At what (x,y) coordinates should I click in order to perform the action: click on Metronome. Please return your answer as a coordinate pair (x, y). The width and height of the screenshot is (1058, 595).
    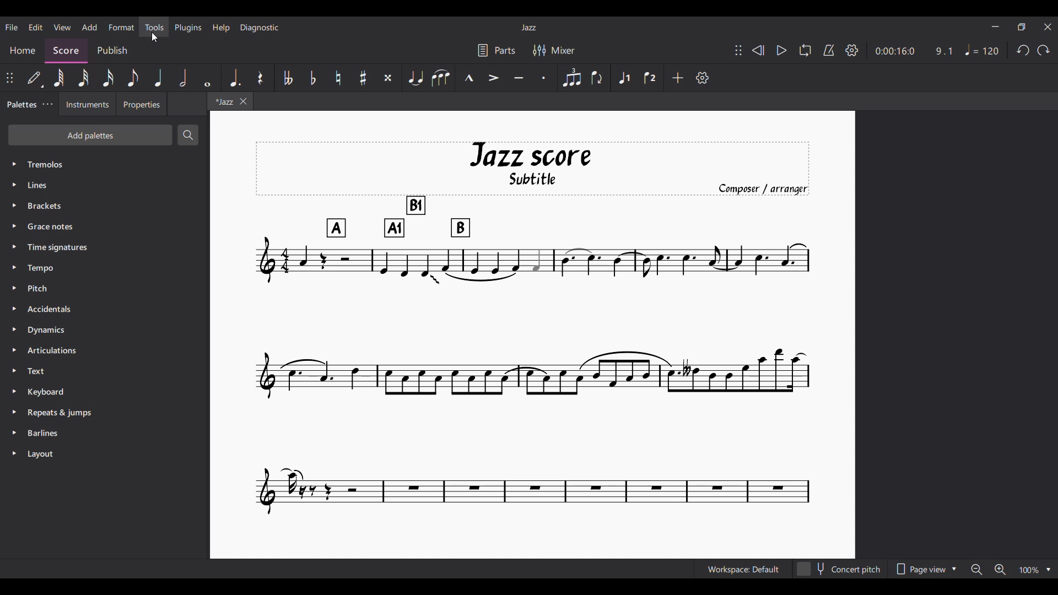
    Looking at the image, I should click on (829, 50).